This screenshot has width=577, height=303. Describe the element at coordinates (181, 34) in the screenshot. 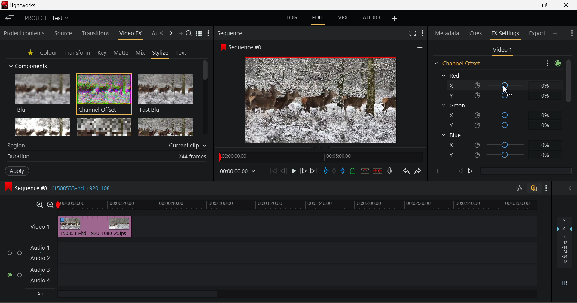

I see `Add Panel` at that location.